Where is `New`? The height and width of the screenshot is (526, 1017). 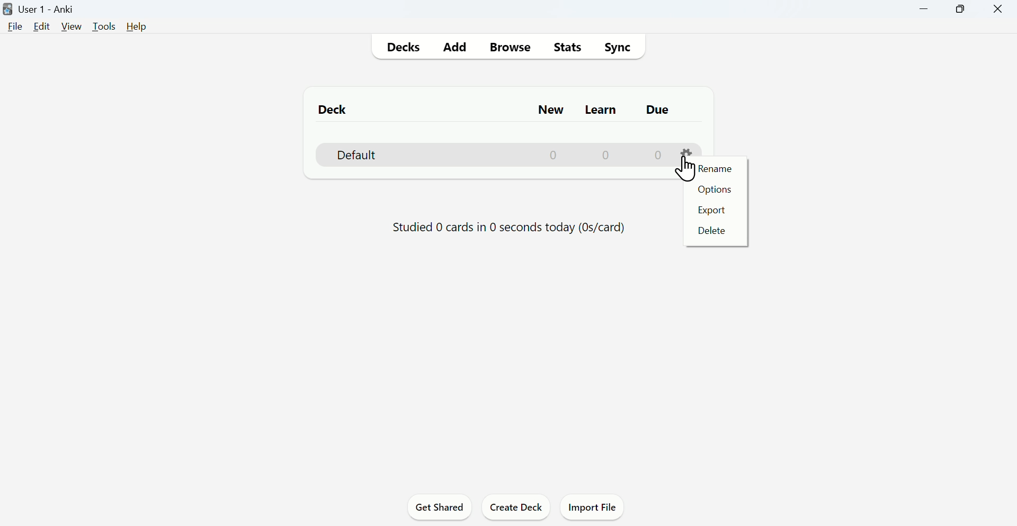 New is located at coordinates (549, 110).